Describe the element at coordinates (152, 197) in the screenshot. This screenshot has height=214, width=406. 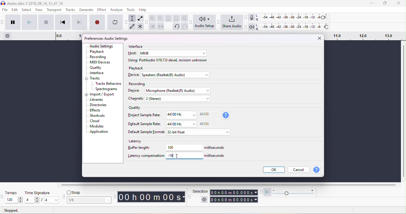
I see `audacity time` at that location.